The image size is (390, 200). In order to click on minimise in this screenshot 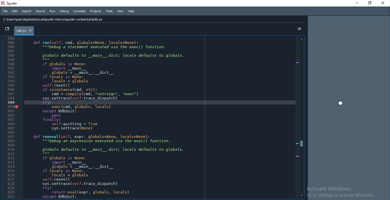, I will do `click(356, 4)`.